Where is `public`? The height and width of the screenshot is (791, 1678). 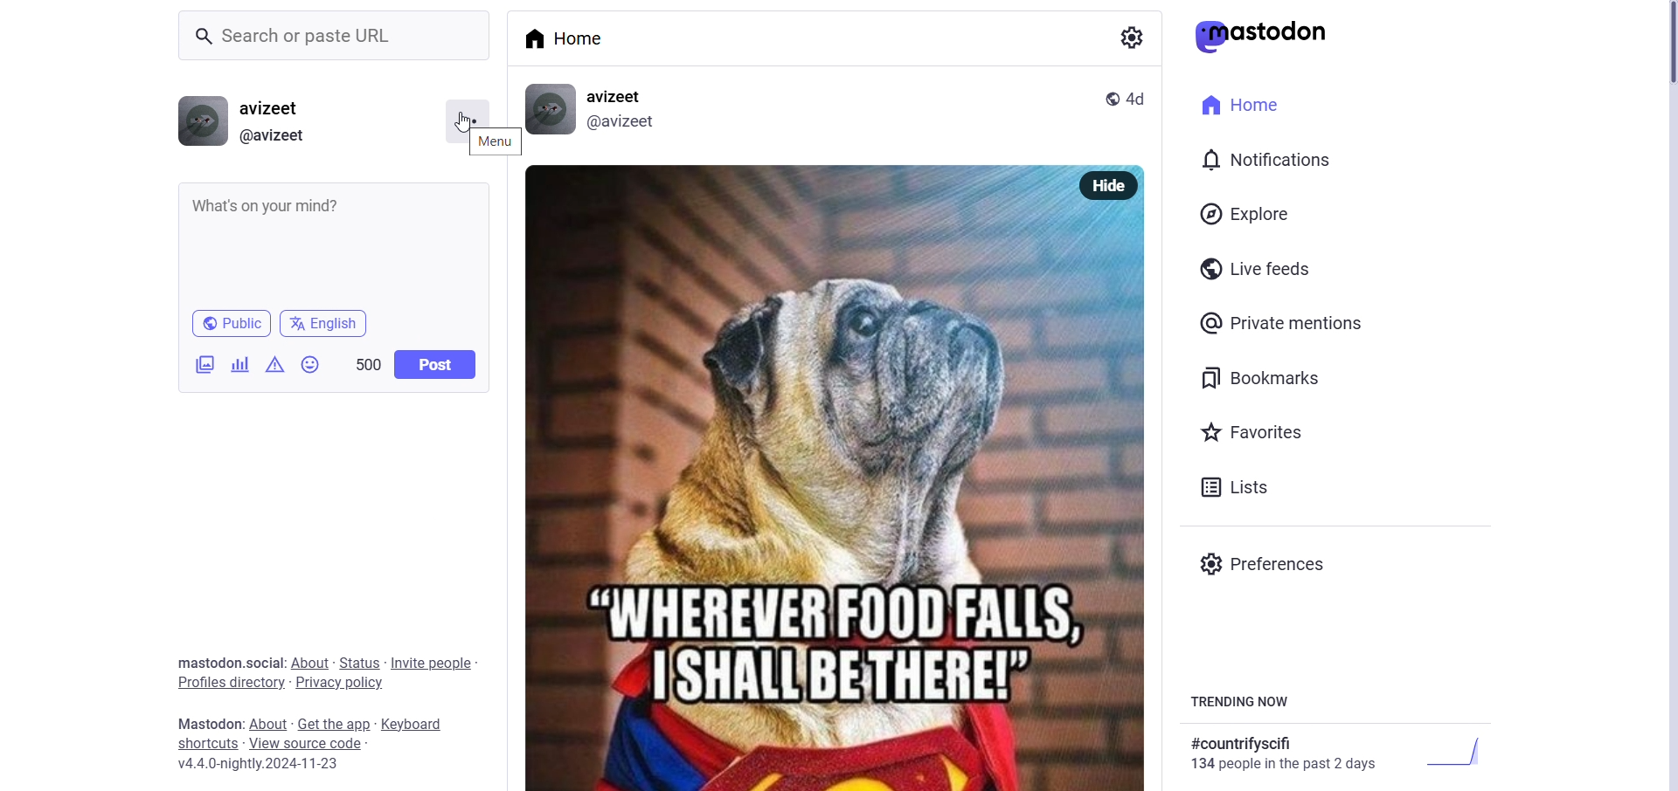 public is located at coordinates (1111, 98).